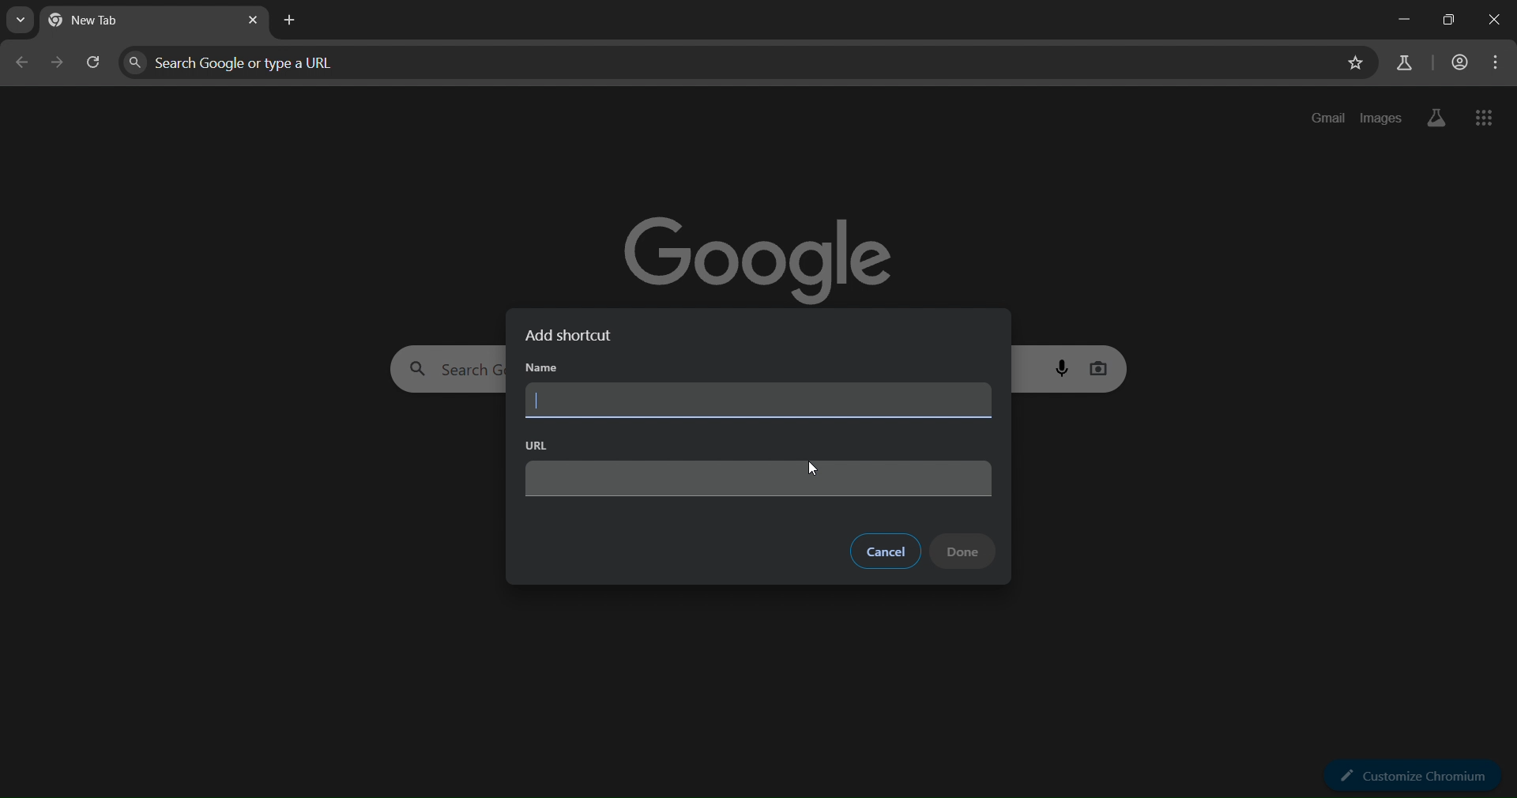 The width and height of the screenshot is (1517, 798). I want to click on go back one page, so click(21, 66).